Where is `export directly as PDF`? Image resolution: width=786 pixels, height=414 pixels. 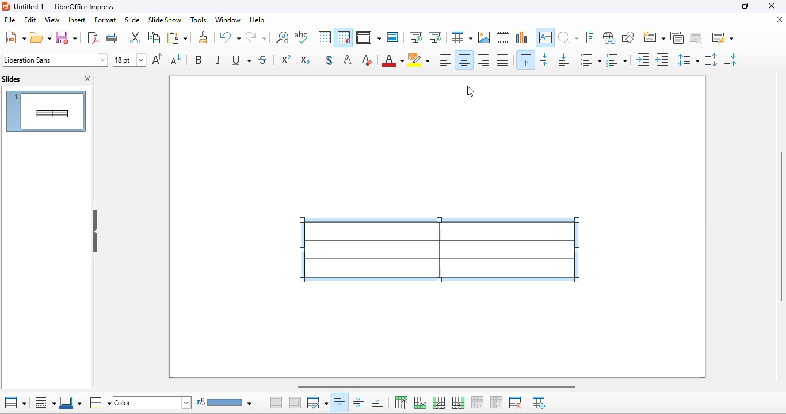
export directly as PDF is located at coordinates (93, 37).